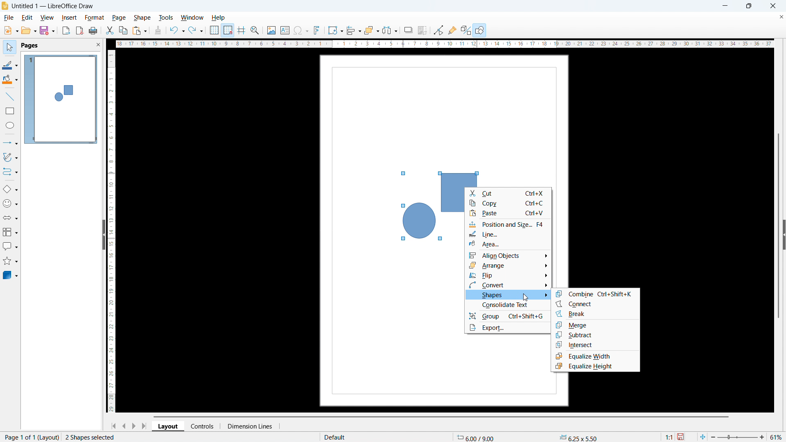 The height and width of the screenshot is (442, 786). What do you see at coordinates (92, 437) in the screenshot?
I see `2 shapes selected` at bounding box center [92, 437].